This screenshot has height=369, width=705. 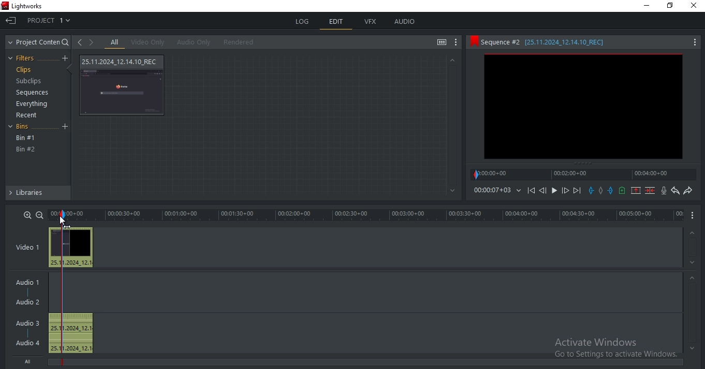 I want to click on log, so click(x=303, y=22).